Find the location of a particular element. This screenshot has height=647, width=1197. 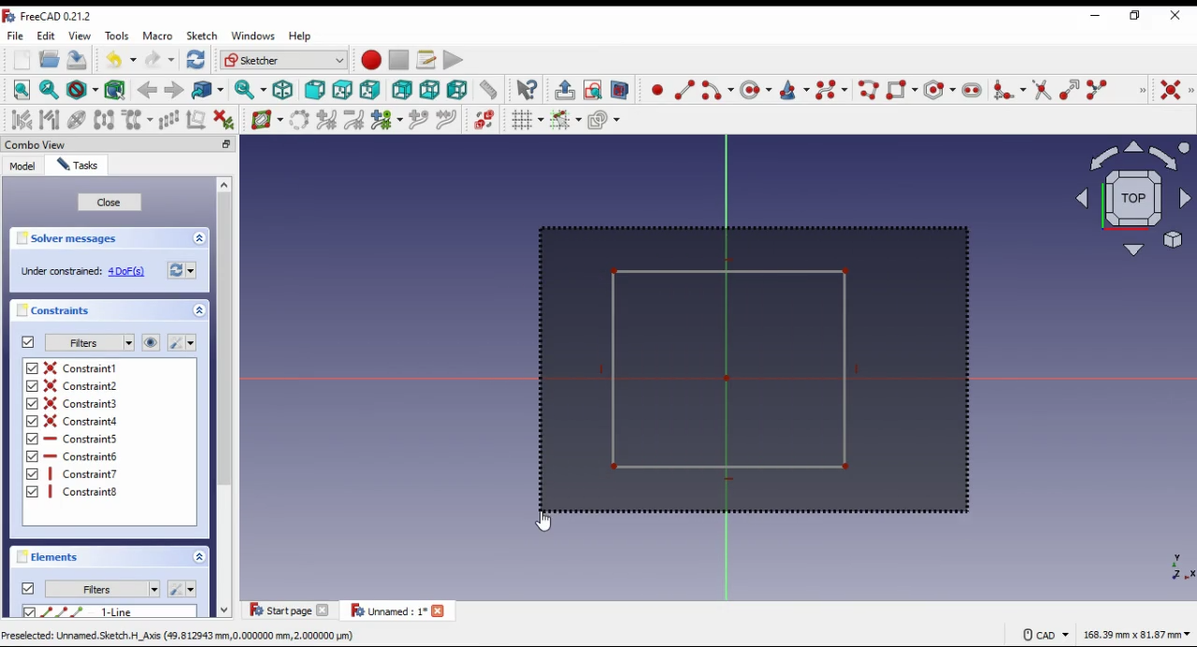

create polyline is located at coordinates (867, 89).